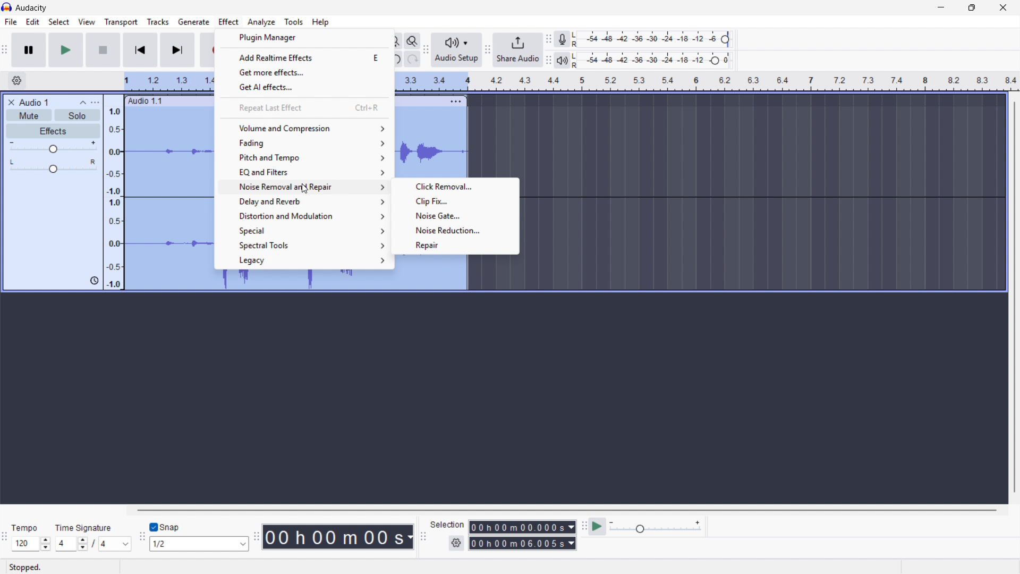 Image resolution: width=1020 pixels, height=574 pixels. Describe the element at coordinates (305, 128) in the screenshot. I see `Volume and compression ` at that location.